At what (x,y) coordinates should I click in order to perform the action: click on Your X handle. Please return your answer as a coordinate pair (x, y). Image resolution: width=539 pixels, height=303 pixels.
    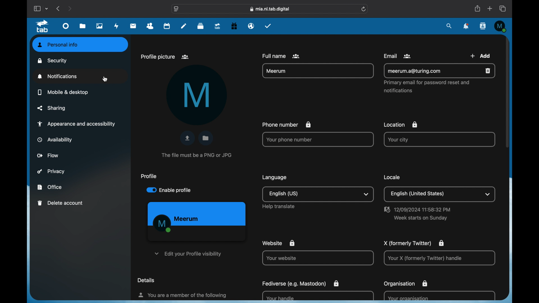
    Looking at the image, I should click on (425, 258).